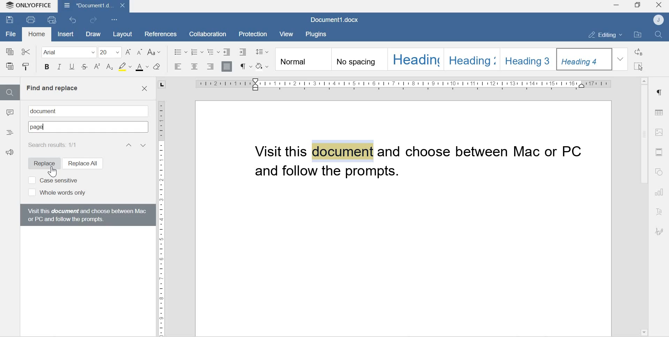  I want to click on Scrollbar, so click(643, 135).